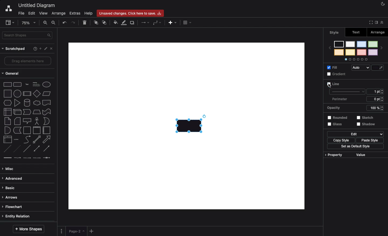 This screenshot has height=236, width=388. Describe the element at coordinates (124, 23) in the screenshot. I see `Line color` at that location.